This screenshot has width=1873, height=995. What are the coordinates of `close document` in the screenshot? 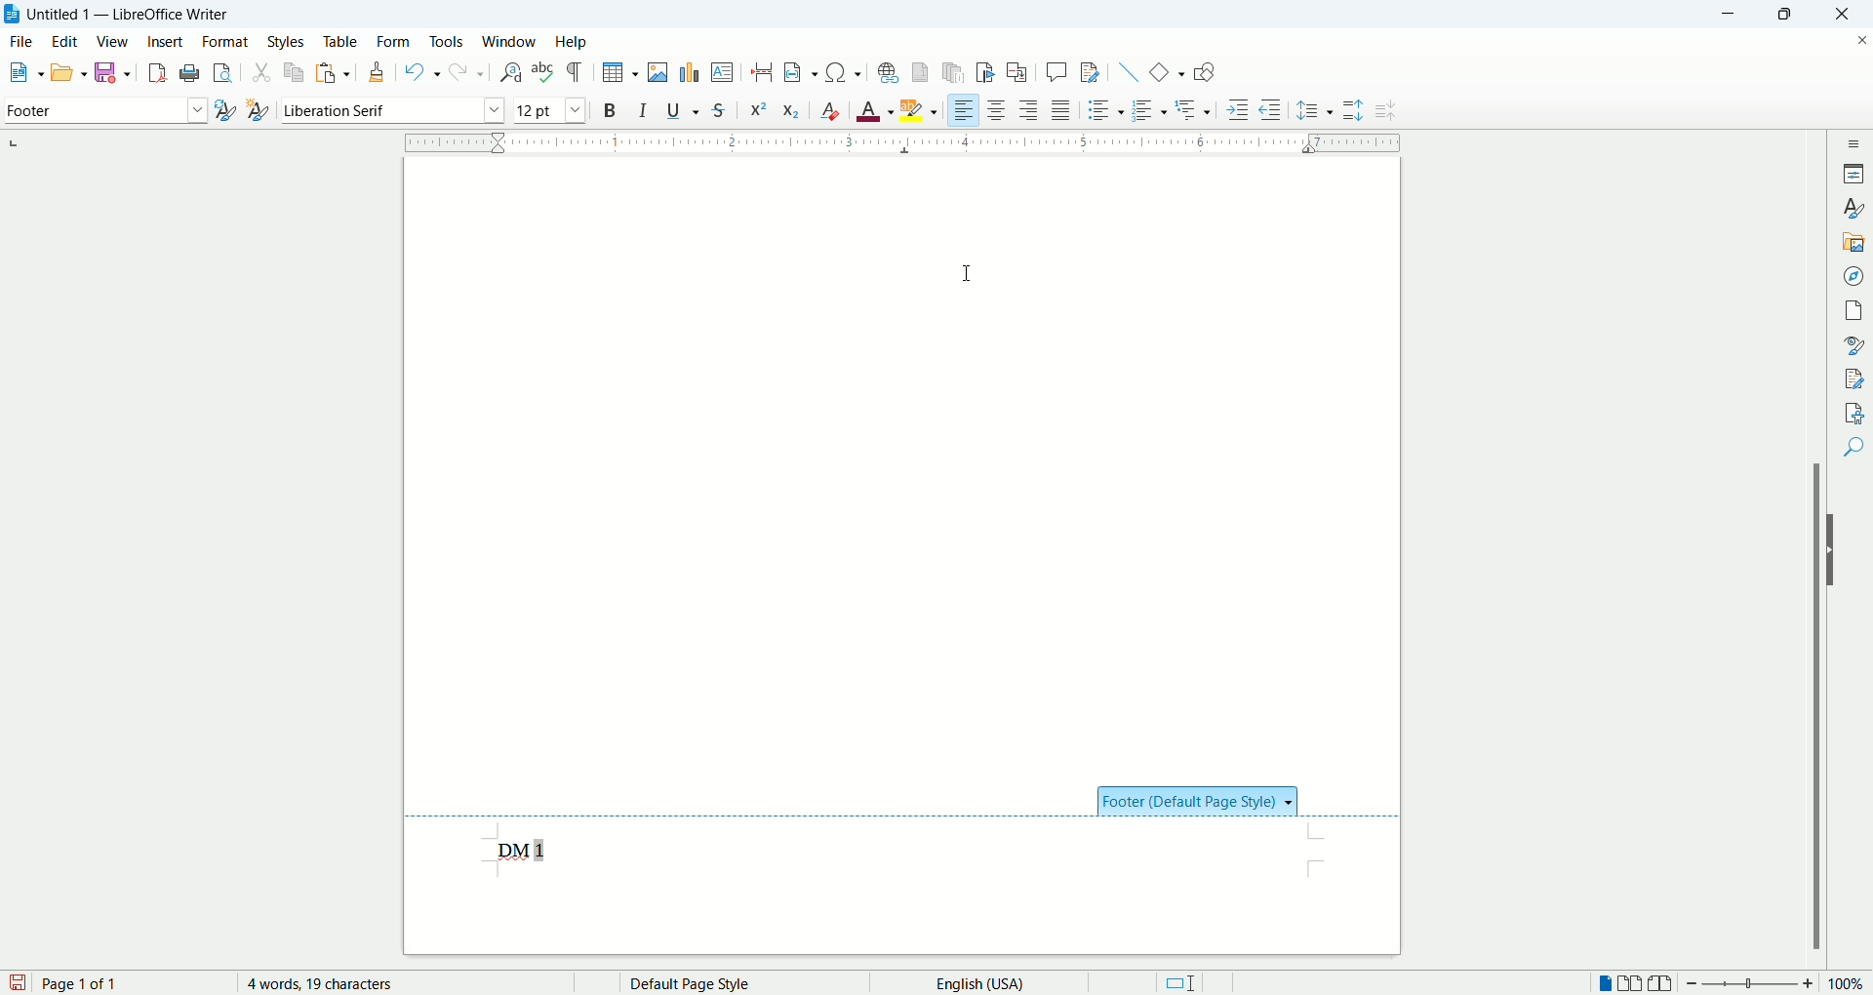 It's located at (1857, 38).